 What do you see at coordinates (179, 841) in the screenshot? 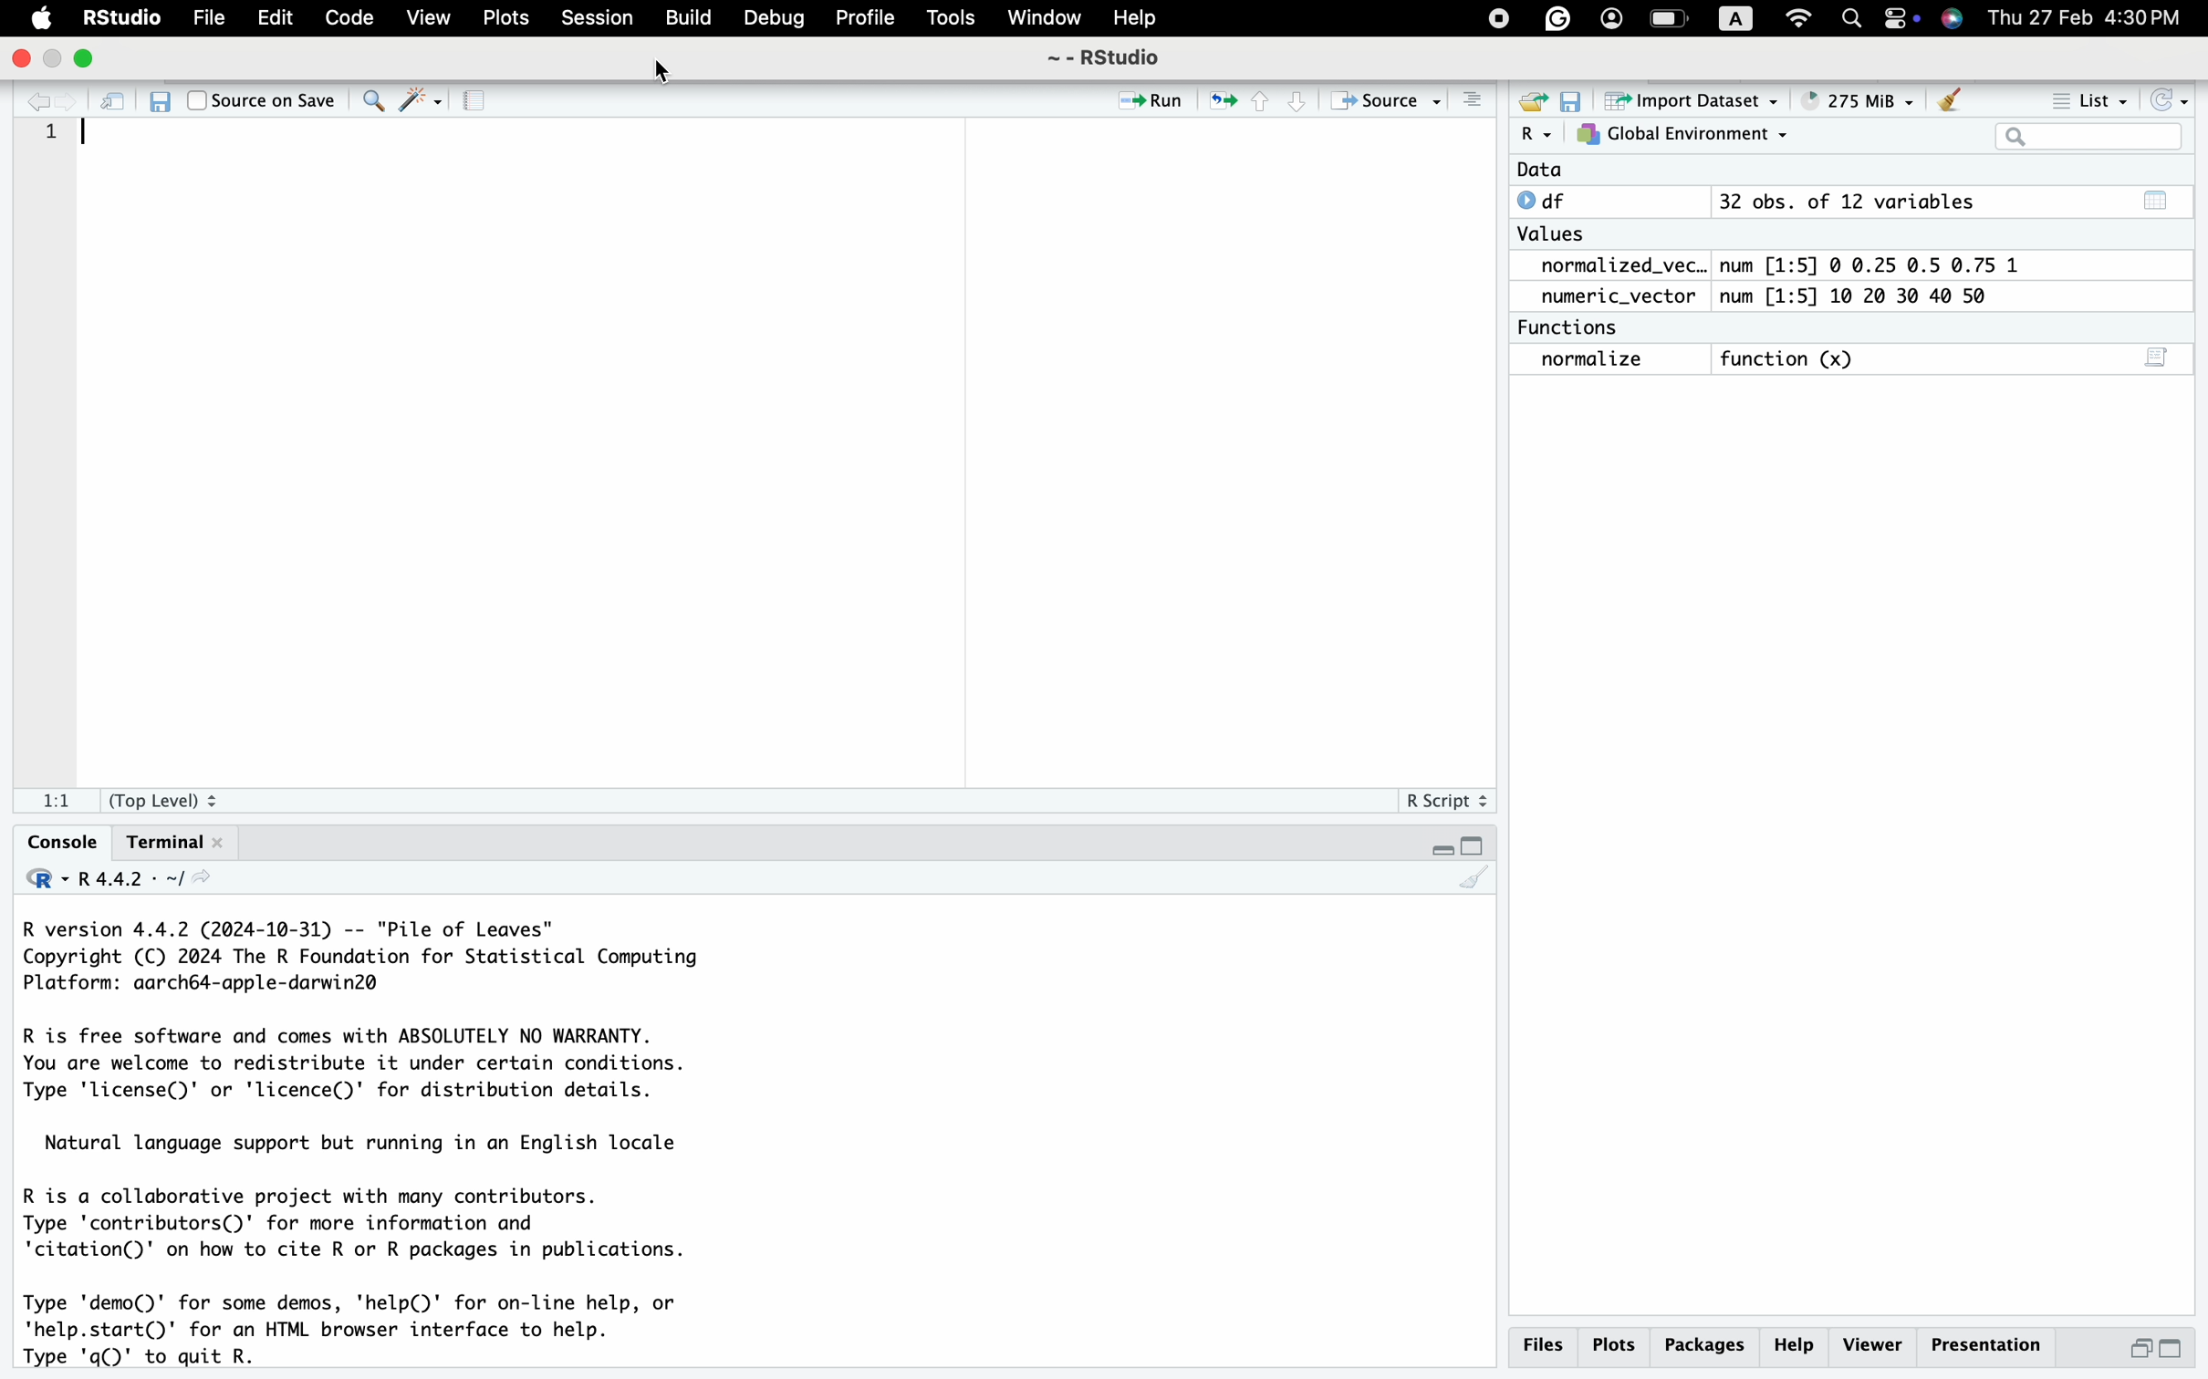
I see `terminal` at bounding box center [179, 841].